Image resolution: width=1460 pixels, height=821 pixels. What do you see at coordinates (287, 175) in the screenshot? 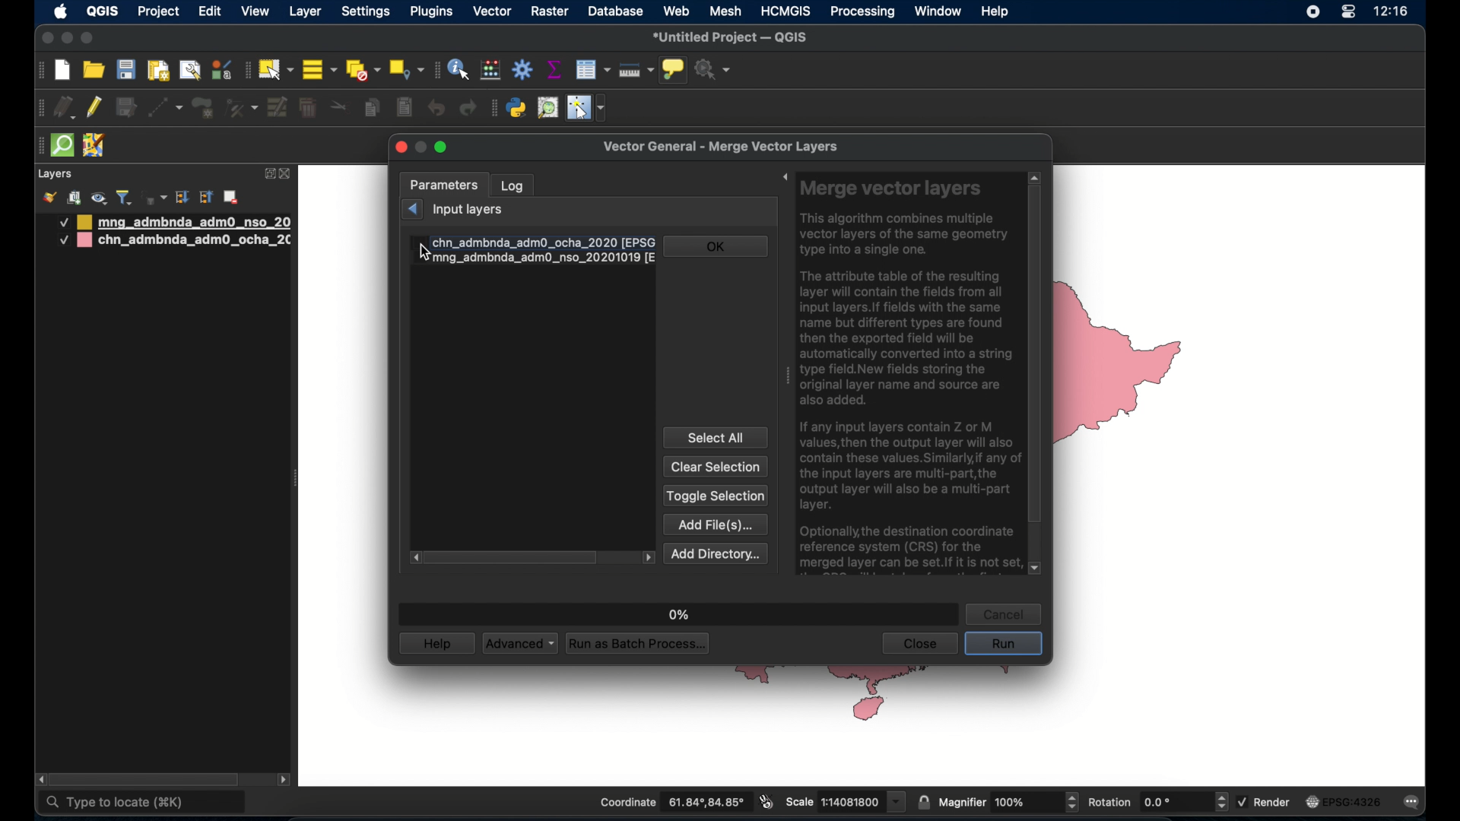
I see `close` at bounding box center [287, 175].